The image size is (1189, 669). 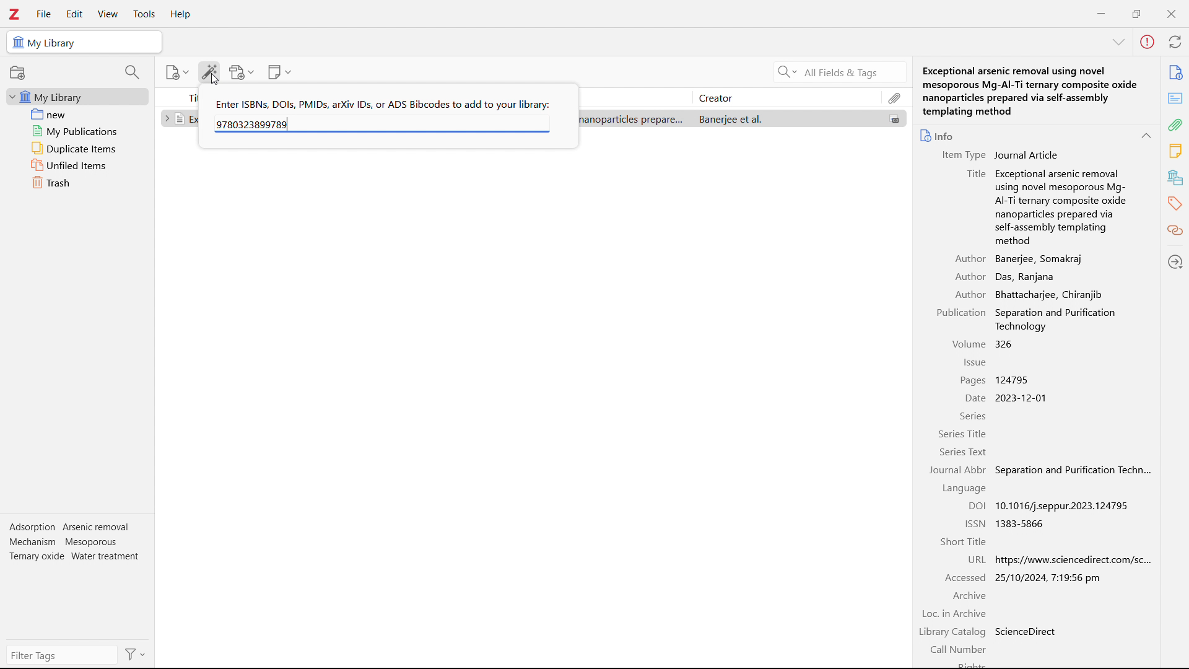 I want to click on filter tags, so click(x=63, y=655).